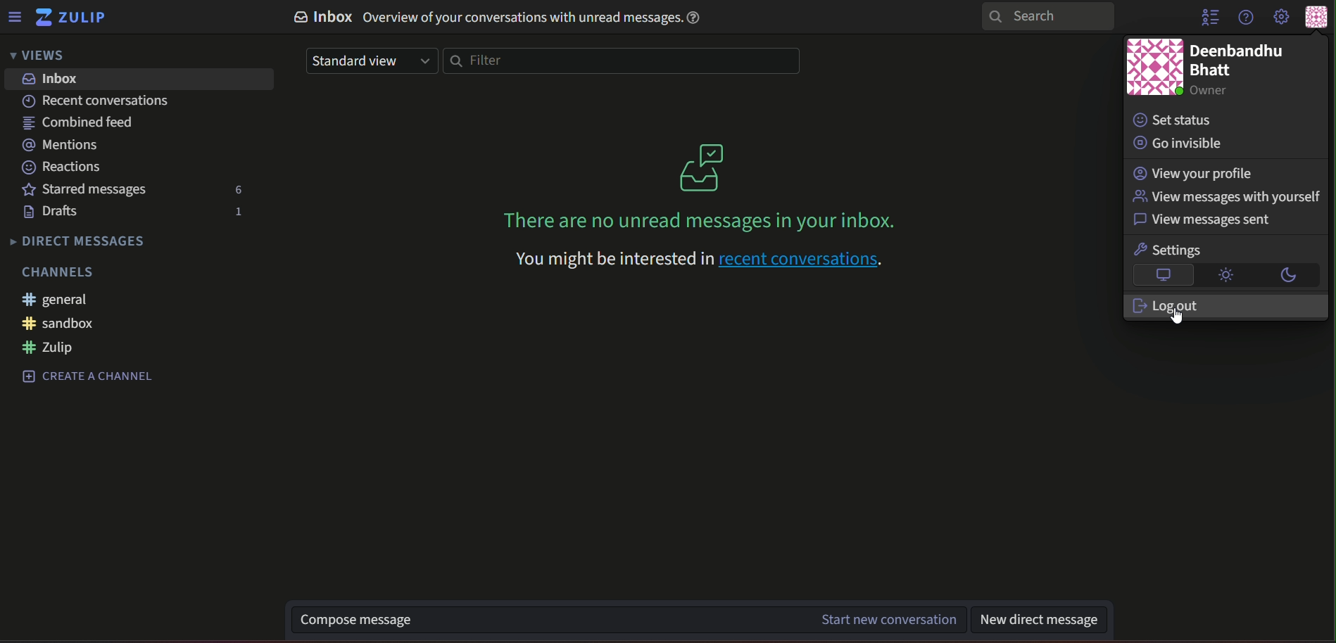 Image resolution: width=1336 pixels, height=643 pixels. I want to click on hide menu, so click(1206, 18).